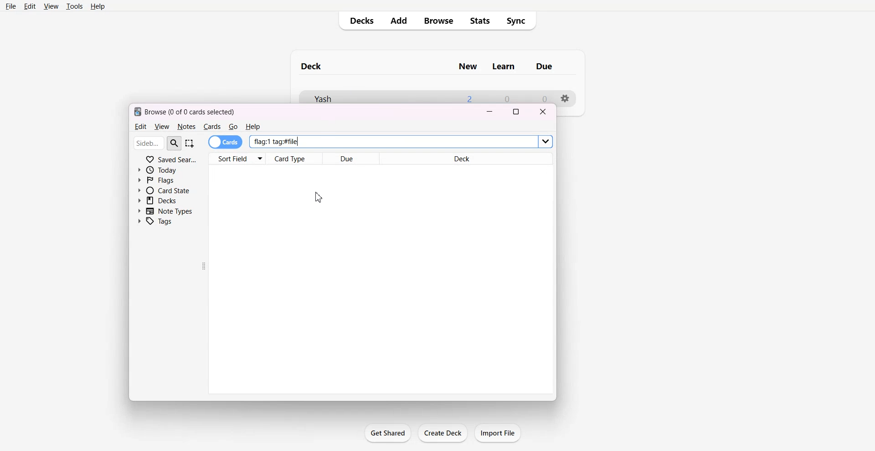 Image resolution: width=875 pixels, height=451 pixels. I want to click on Help, so click(253, 127).